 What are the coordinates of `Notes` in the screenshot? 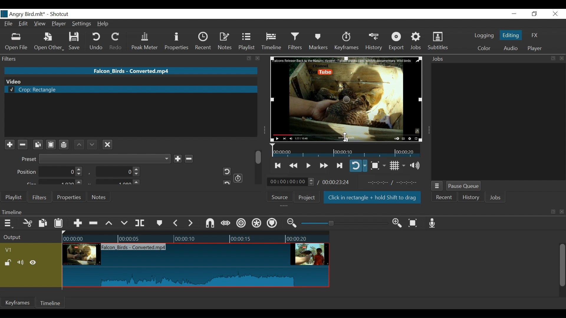 It's located at (99, 197).